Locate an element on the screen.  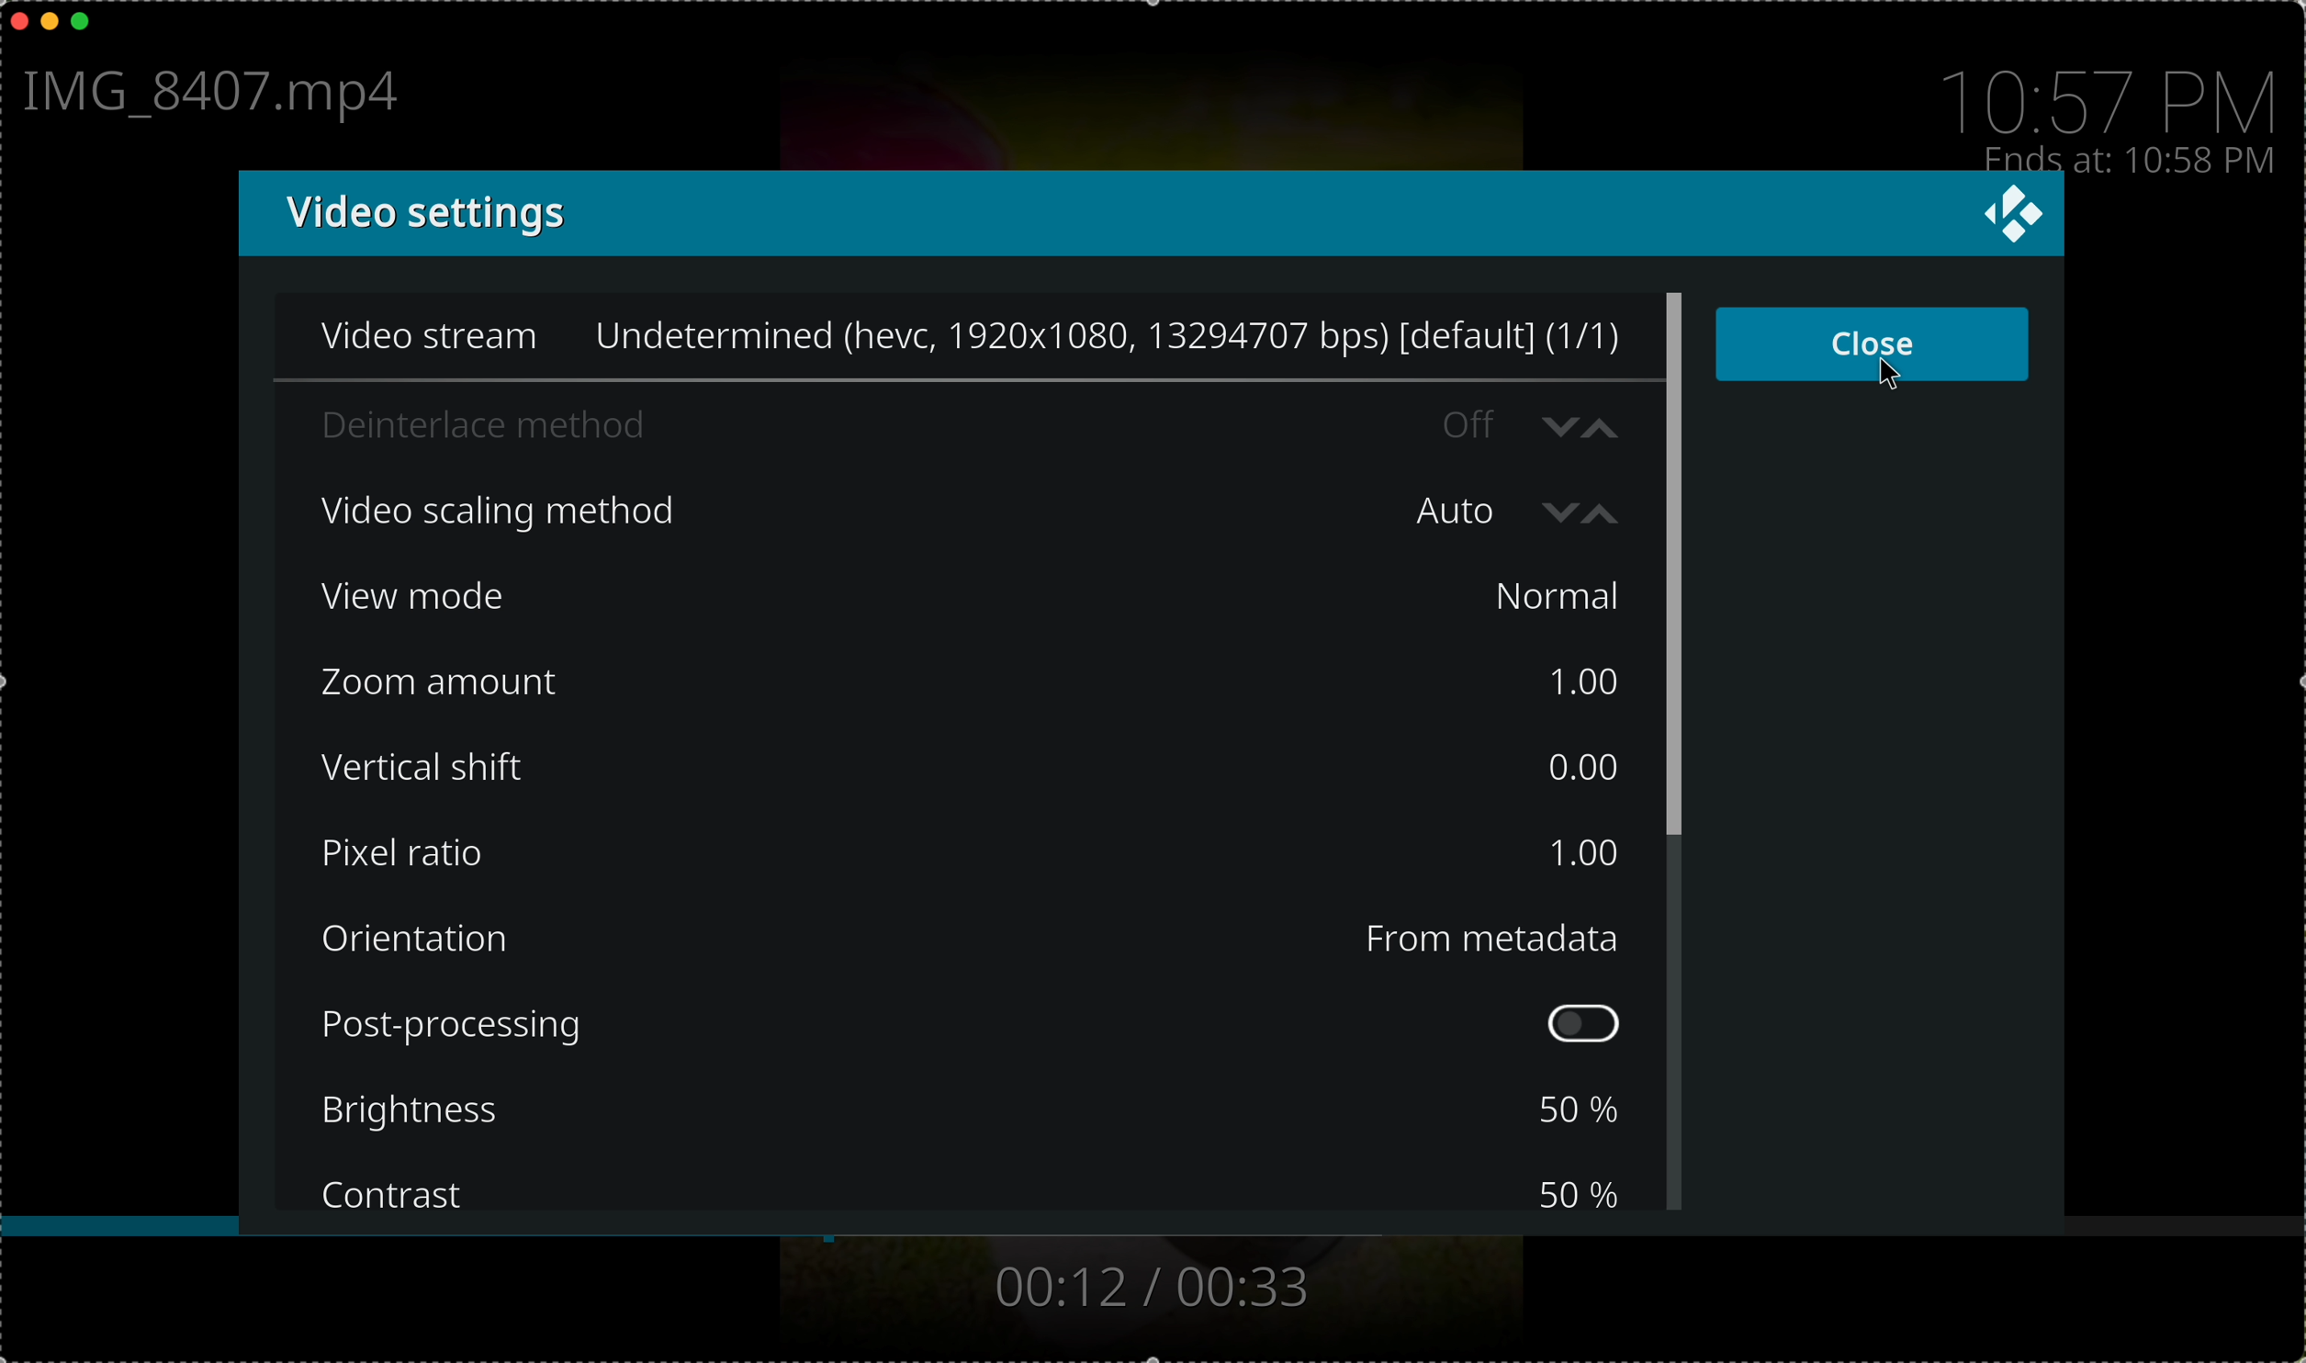
deinterlace method is located at coordinates (894, 422).